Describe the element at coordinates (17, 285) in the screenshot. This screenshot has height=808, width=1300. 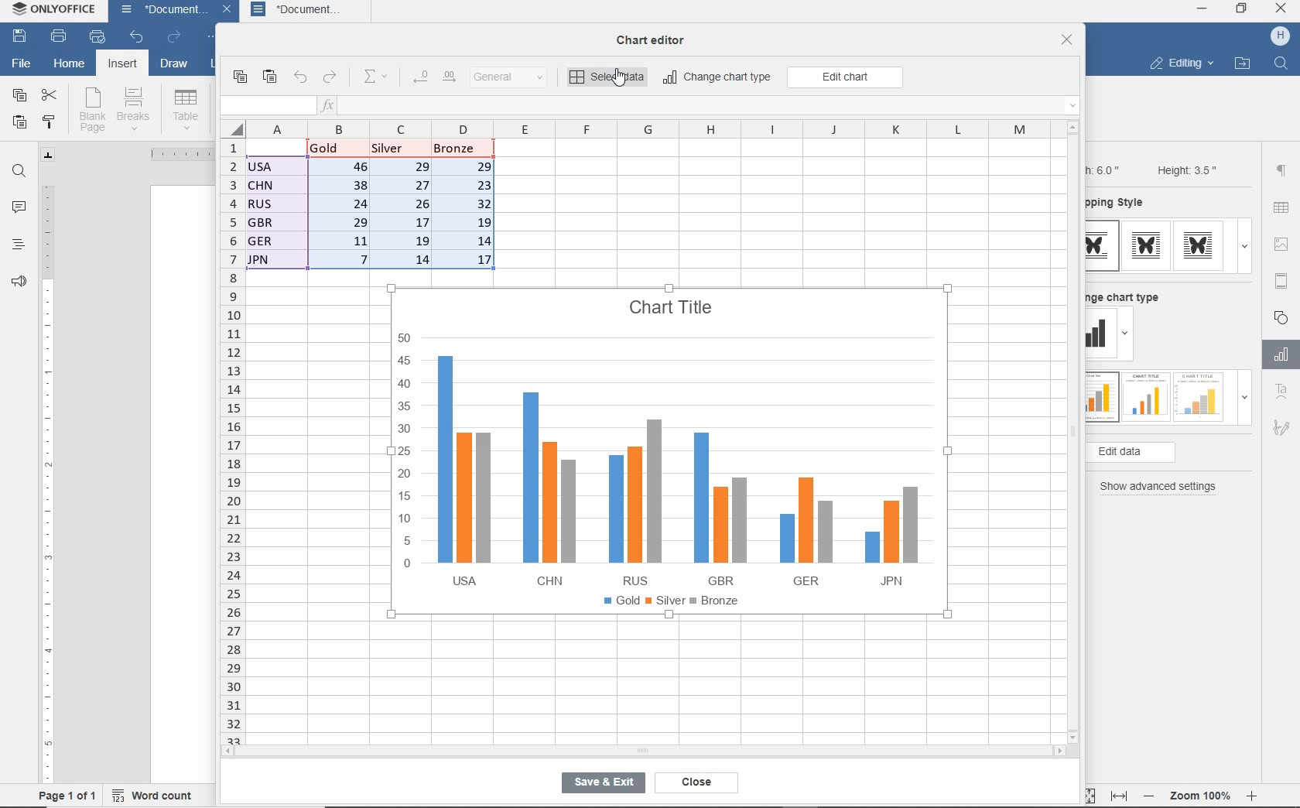
I see `feedback & support` at that location.